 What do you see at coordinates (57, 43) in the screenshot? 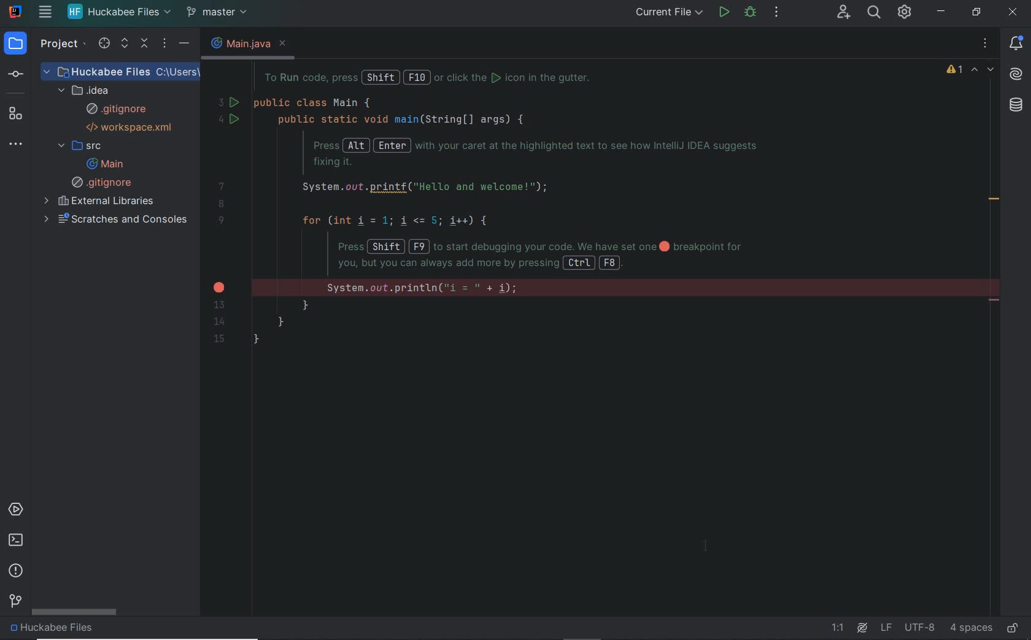
I see `project` at bounding box center [57, 43].